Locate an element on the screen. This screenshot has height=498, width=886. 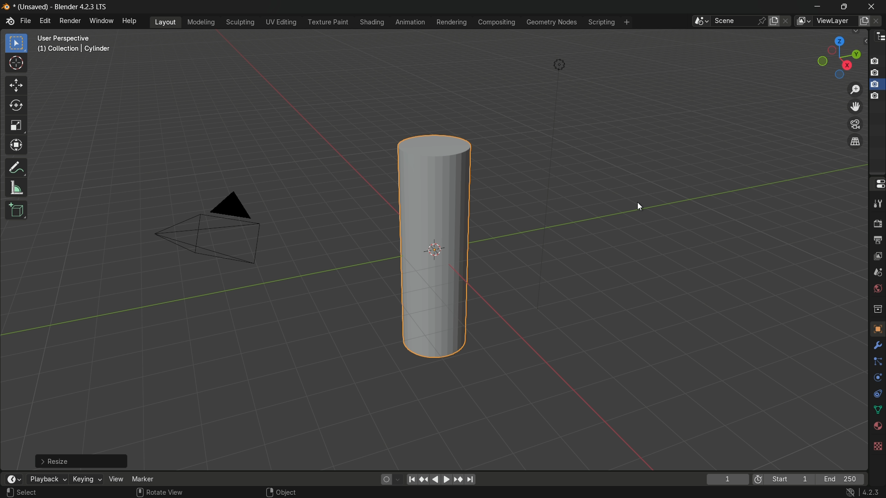
scenes is located at coordinates (877, 273).